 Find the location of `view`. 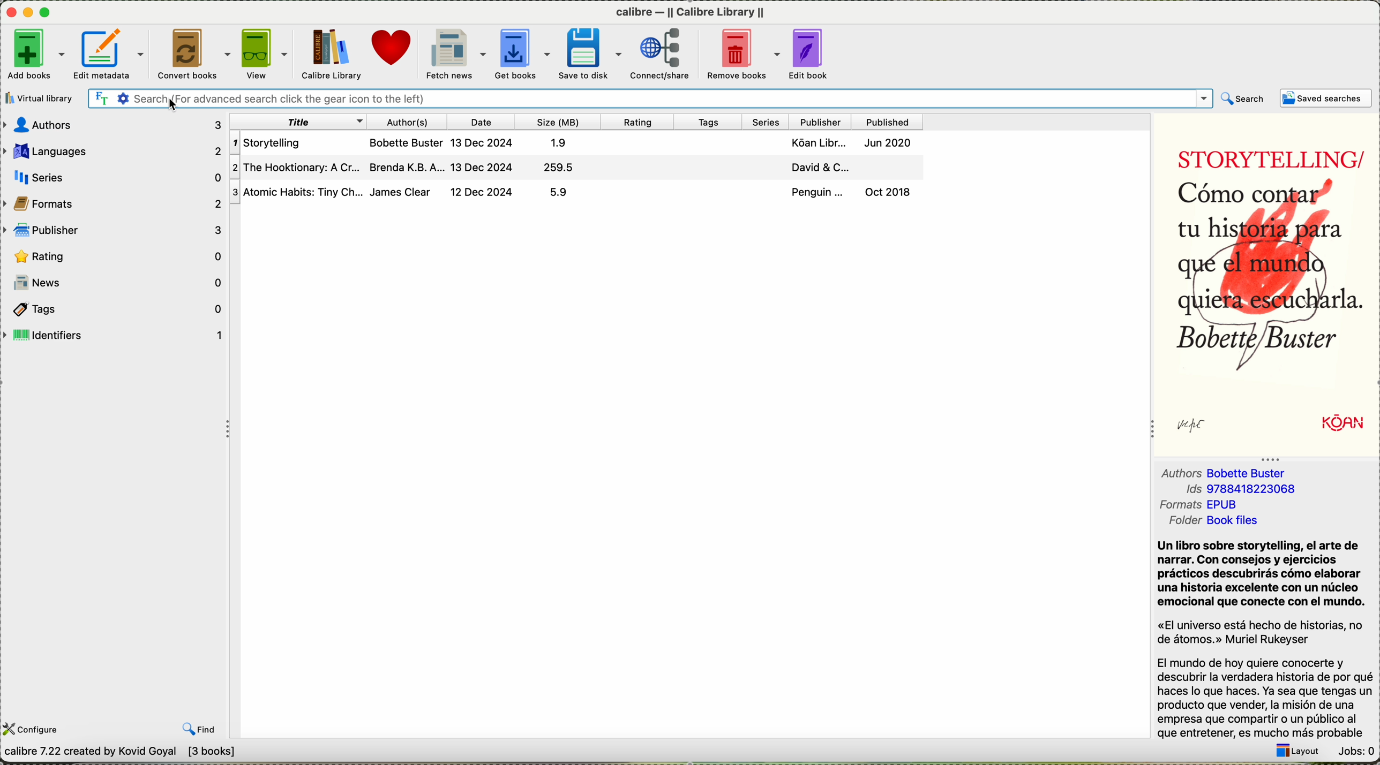

view is located at coordinates (266, 52).